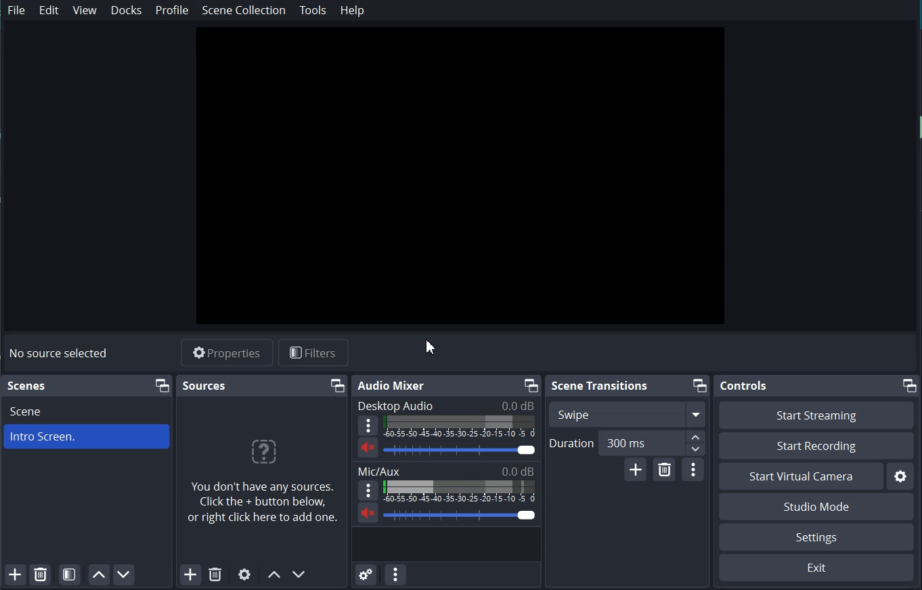 The width and height of the screenshot is (922, 590). What do you see at coordinates (447, 470) in the screenshot?
I see `Text` at bounding box center [447, 470].